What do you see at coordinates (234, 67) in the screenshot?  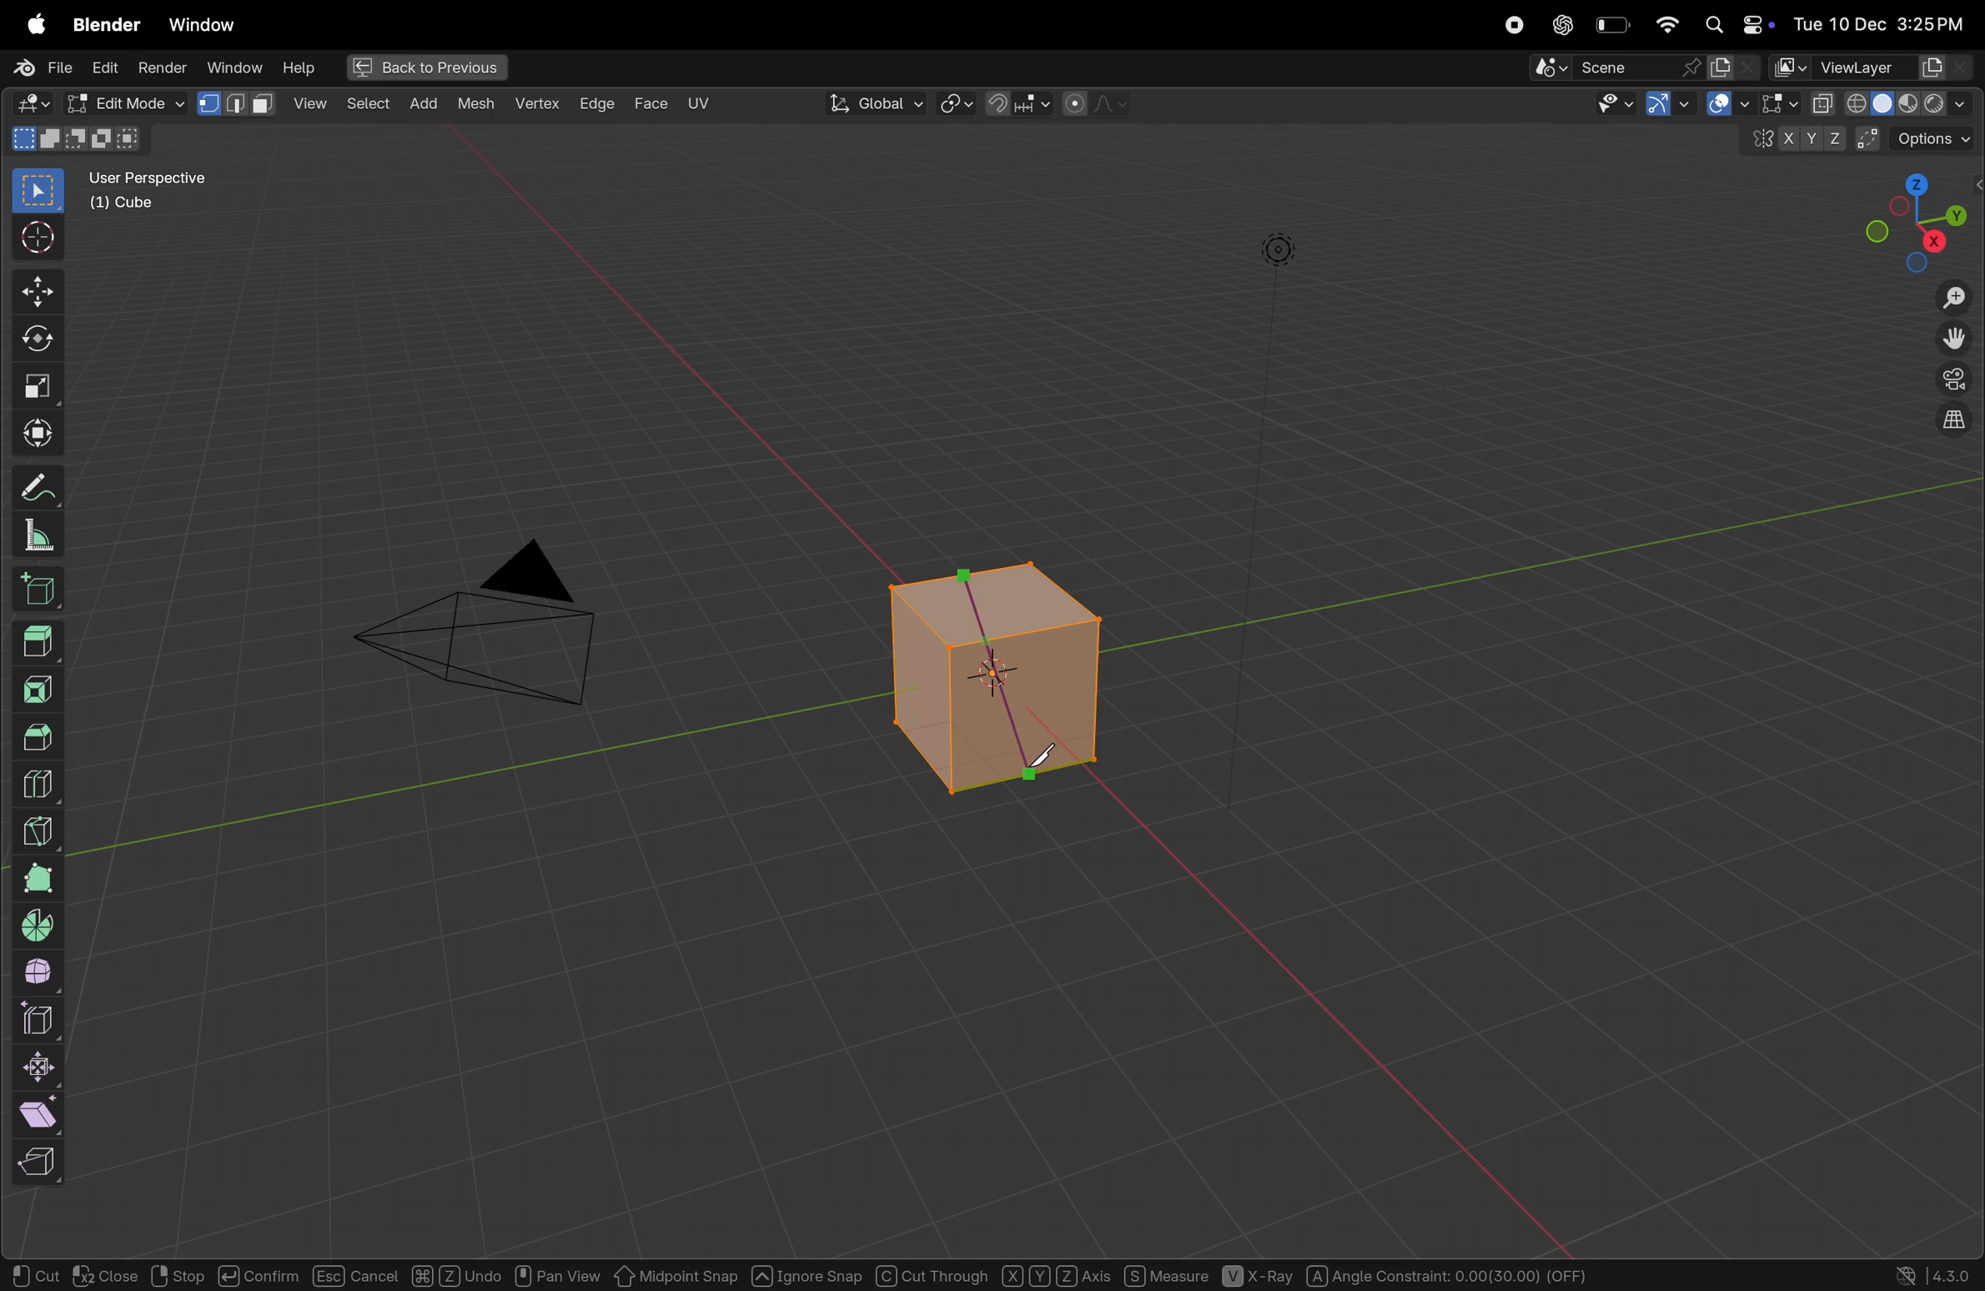 I see `Window` at bounding box center [234, 67].